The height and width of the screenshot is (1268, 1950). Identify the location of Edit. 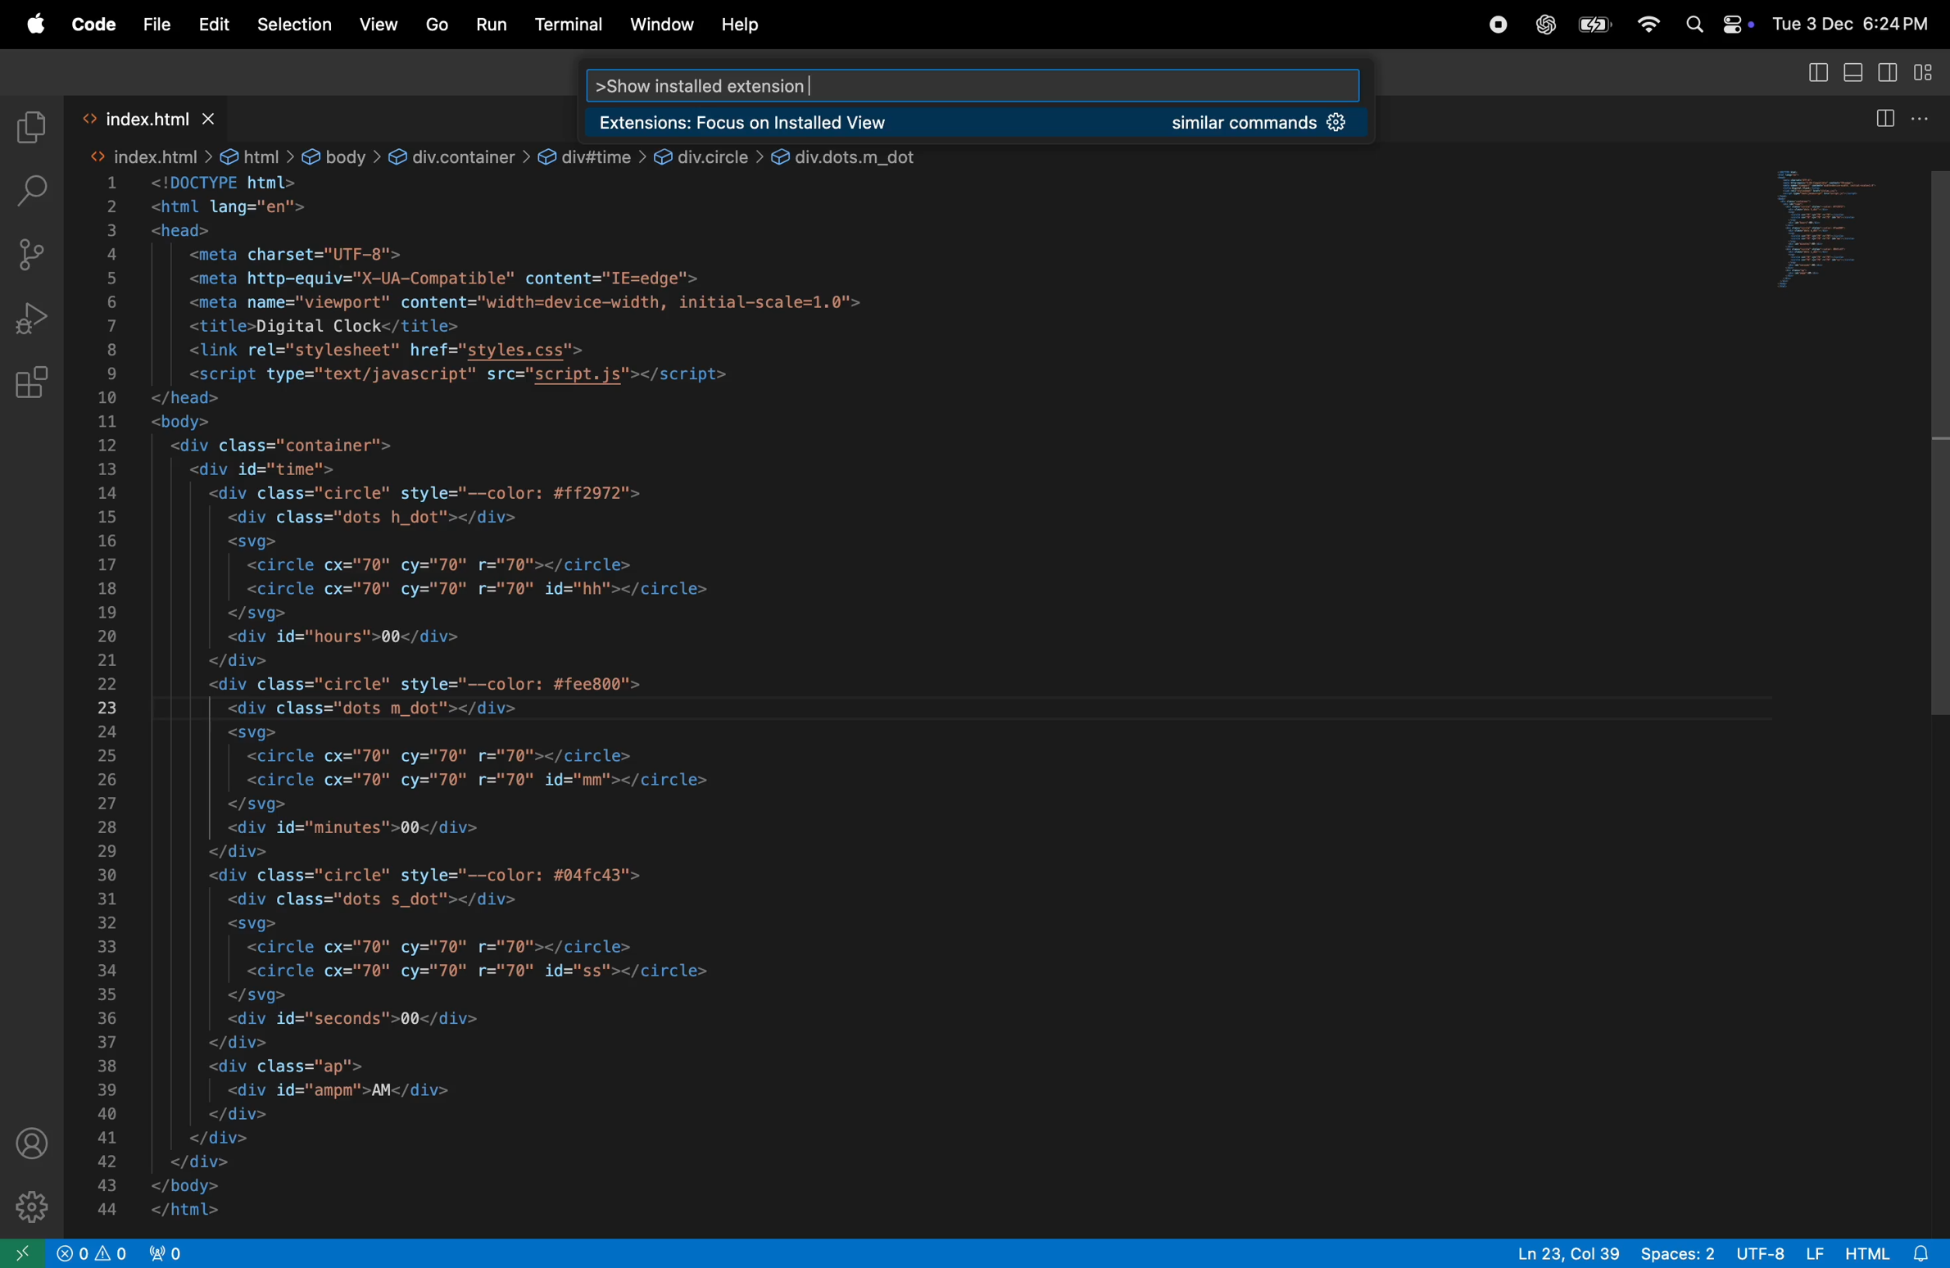
(209, 23).